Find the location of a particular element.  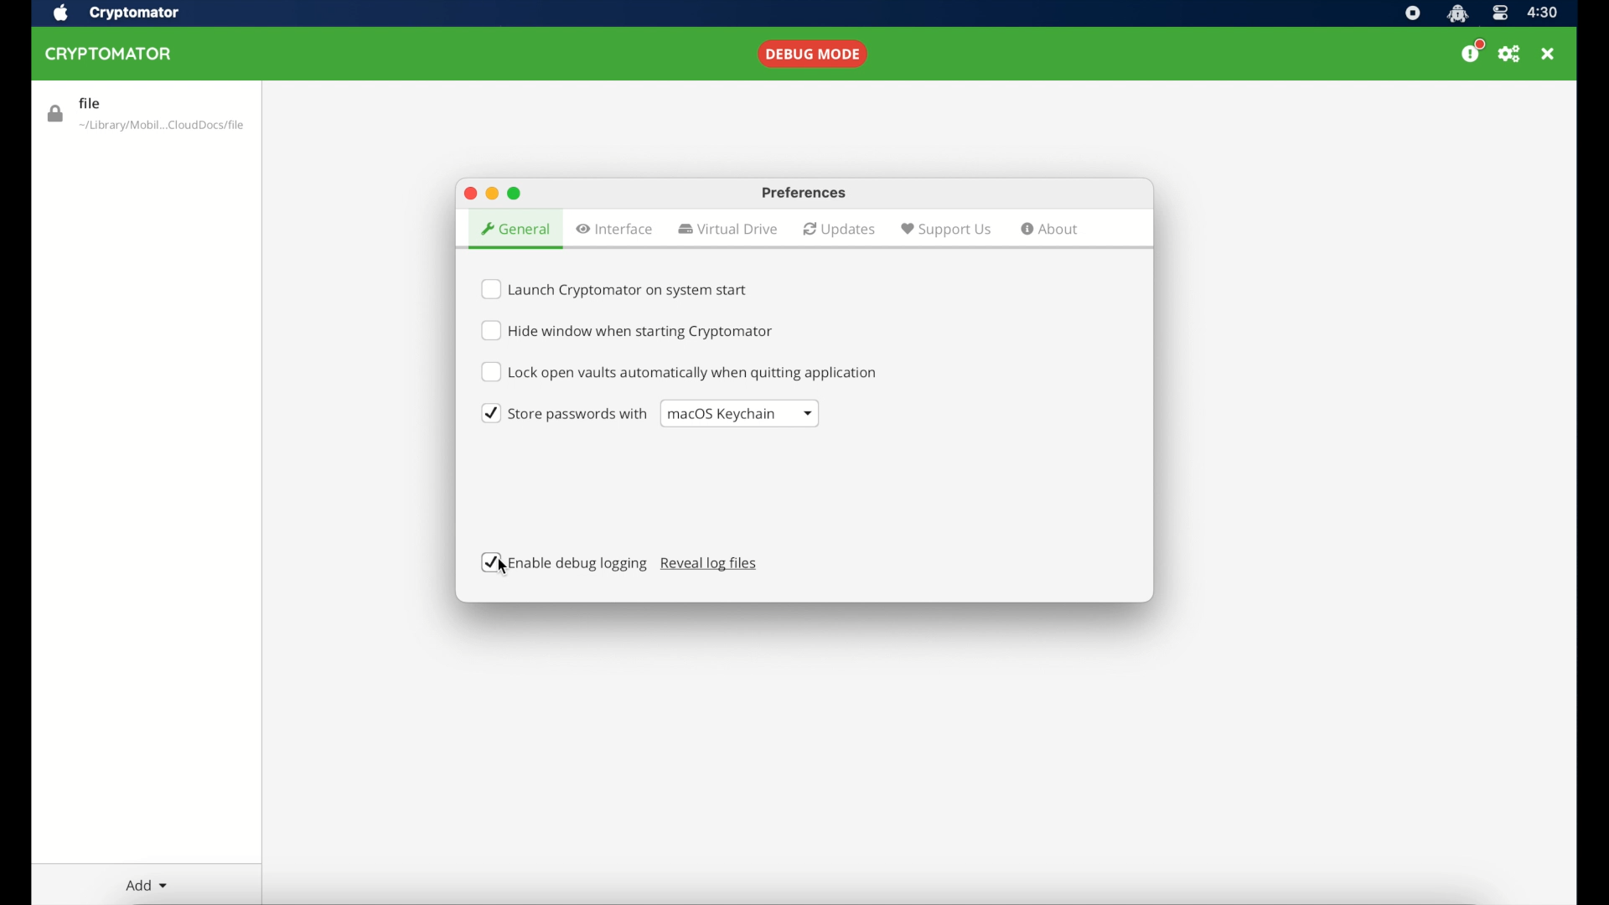

cursor is located at coordinates (506, 566).